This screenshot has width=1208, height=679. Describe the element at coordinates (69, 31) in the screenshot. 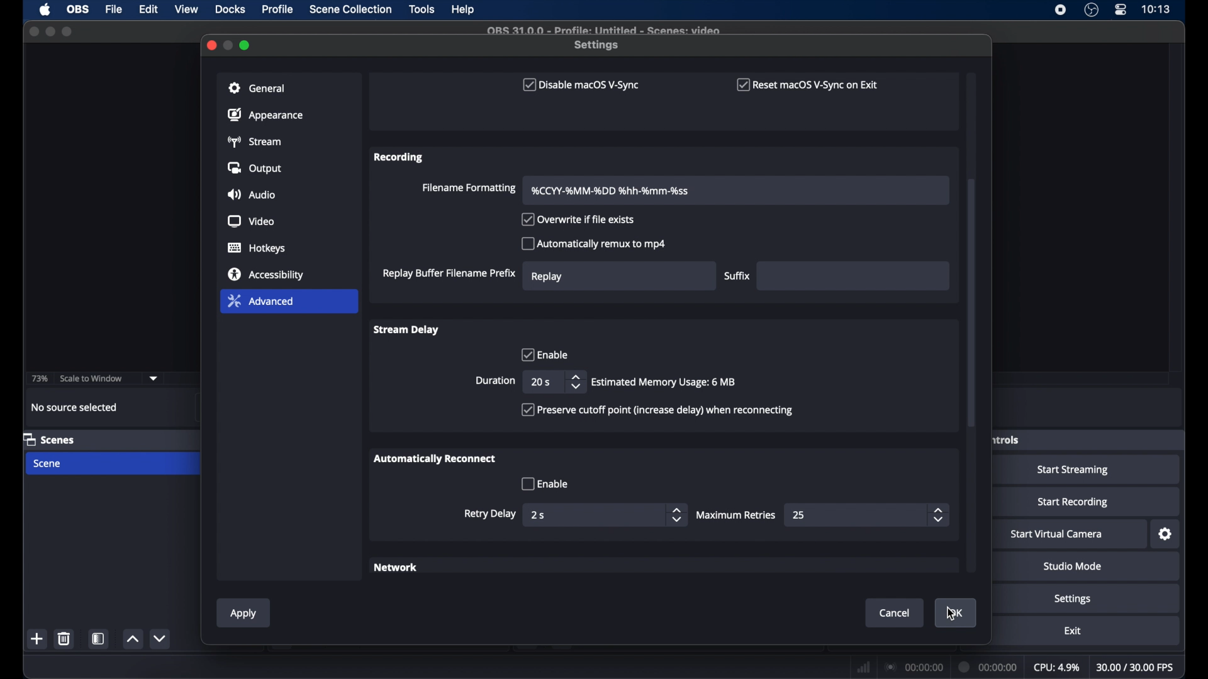

I see `maximize` at that location.